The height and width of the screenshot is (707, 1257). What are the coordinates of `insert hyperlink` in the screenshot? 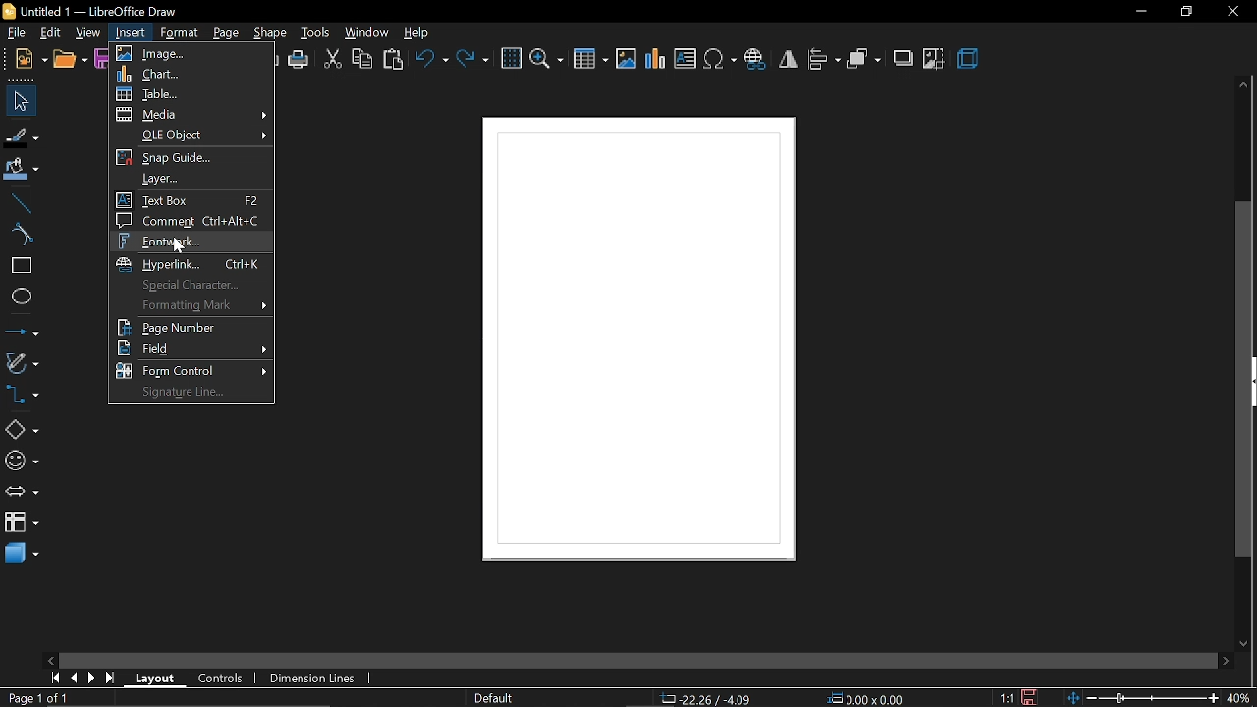 It's located at (756, 58).